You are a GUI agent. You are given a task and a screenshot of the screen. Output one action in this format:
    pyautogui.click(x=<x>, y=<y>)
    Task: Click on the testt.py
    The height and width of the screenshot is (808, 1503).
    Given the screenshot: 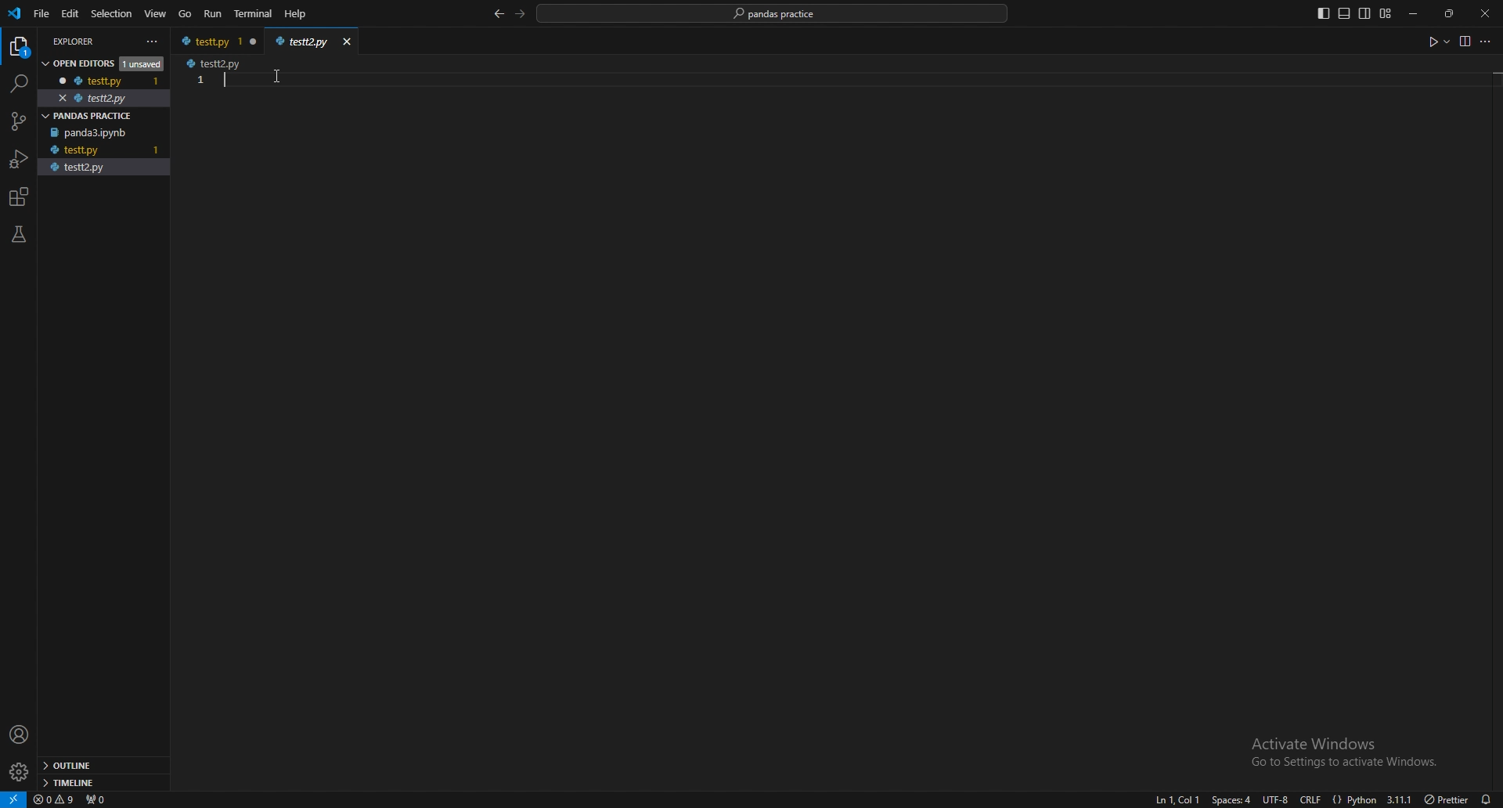 What is the action you would take?
    pyautogui.click(x=81, y=150)
    